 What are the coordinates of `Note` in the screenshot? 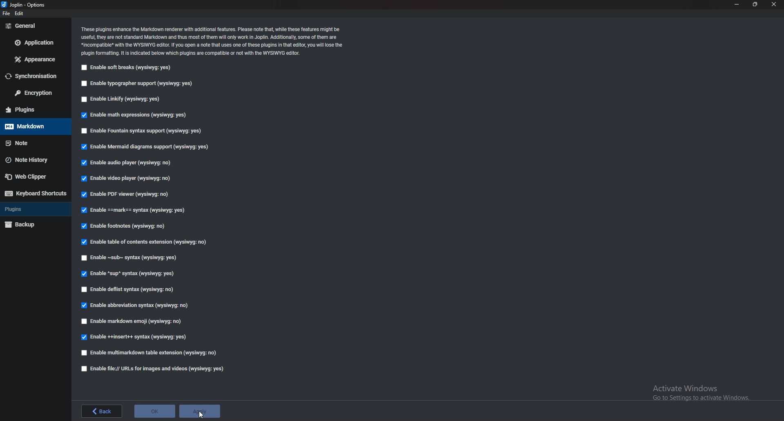 It's located at (31, 143).